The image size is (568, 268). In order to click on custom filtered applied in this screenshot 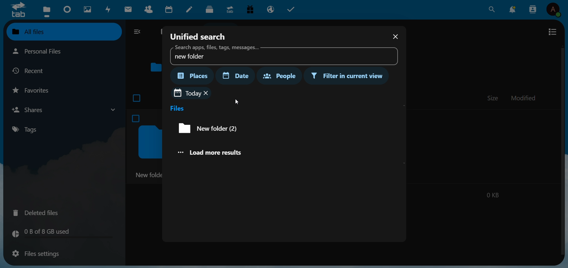, I will do `click(187, 93)`.